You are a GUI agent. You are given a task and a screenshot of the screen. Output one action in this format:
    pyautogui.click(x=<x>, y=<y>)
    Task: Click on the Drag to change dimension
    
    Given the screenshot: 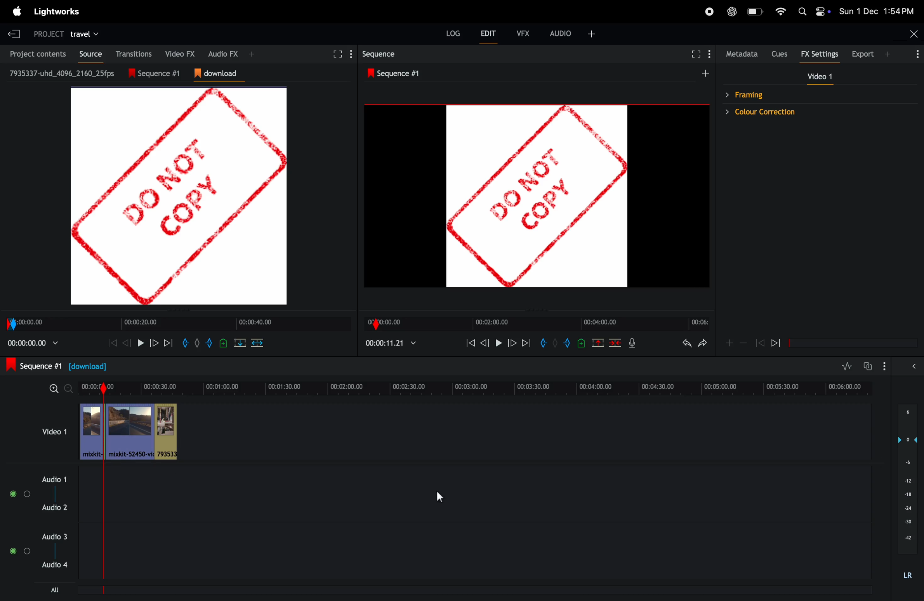 What is the action you would take?
    pyautogui.click(x=181, y=310)
    